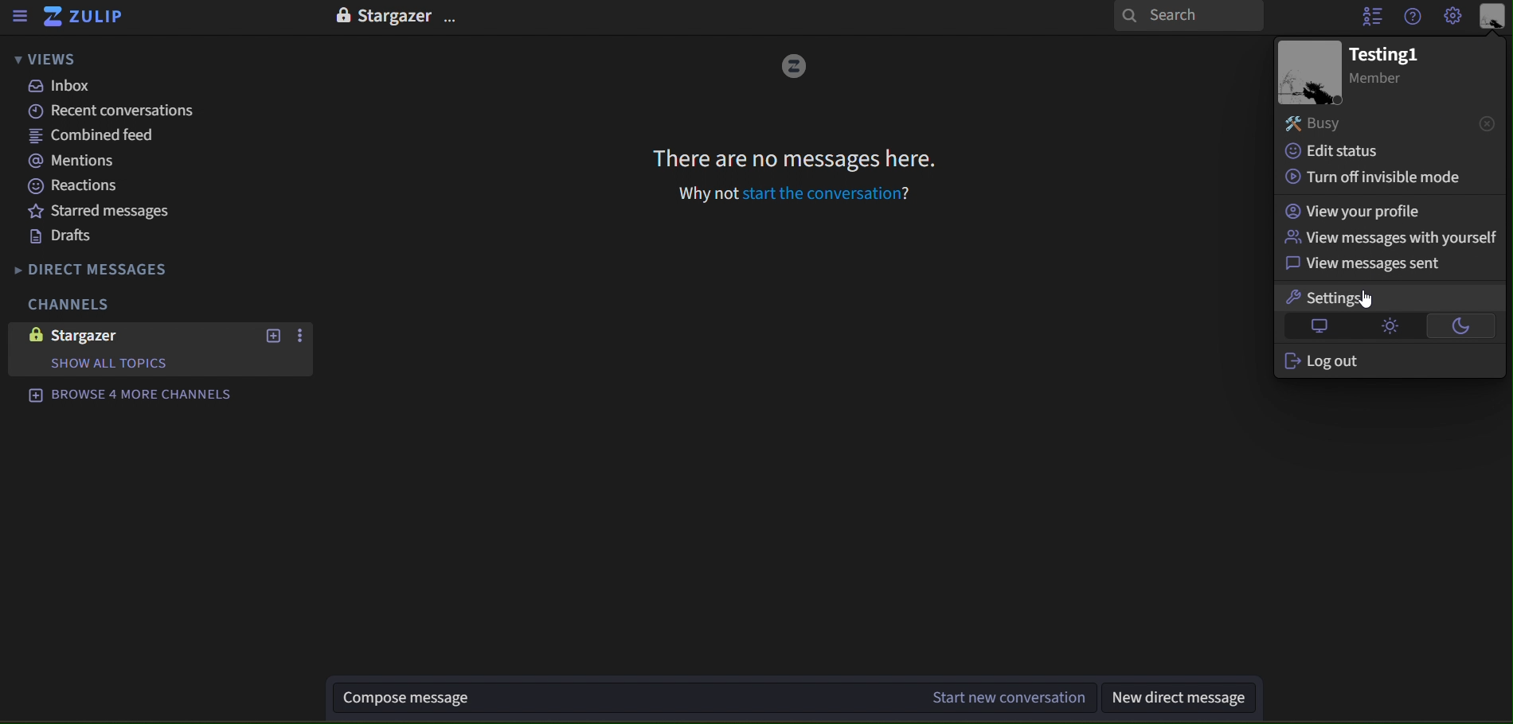 The image size is (1513, 724). I want to click on sidebar, so click(19, 17).